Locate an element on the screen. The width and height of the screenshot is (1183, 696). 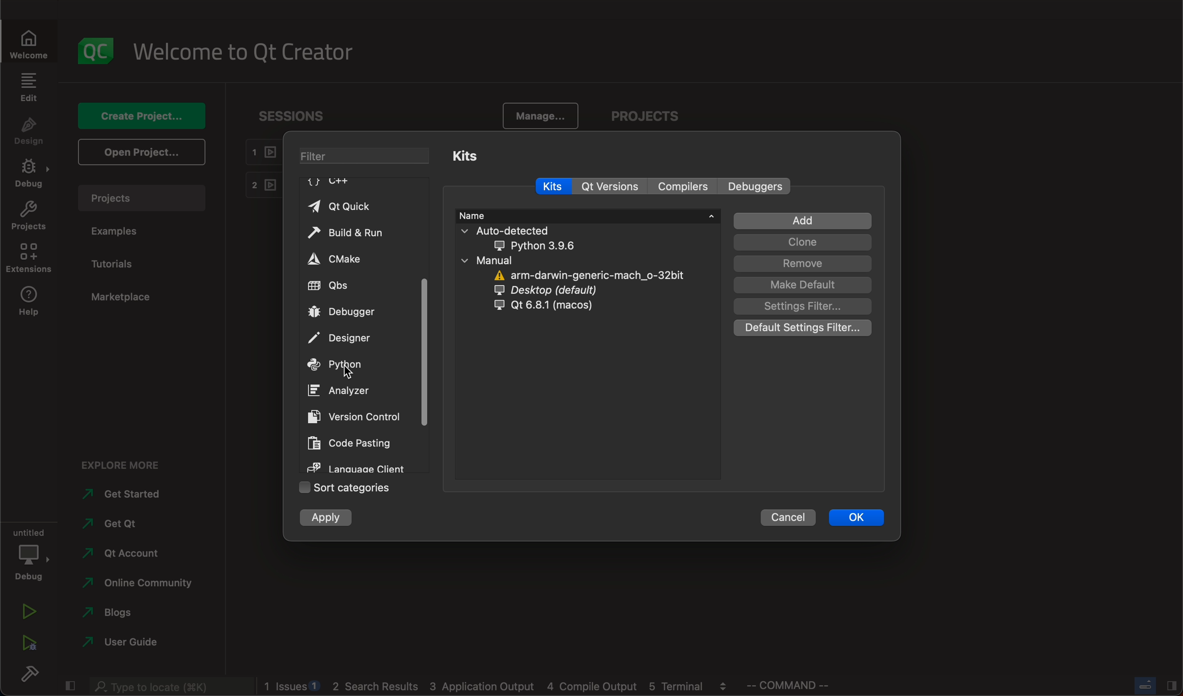
projects is located at coordinates (645, 114).